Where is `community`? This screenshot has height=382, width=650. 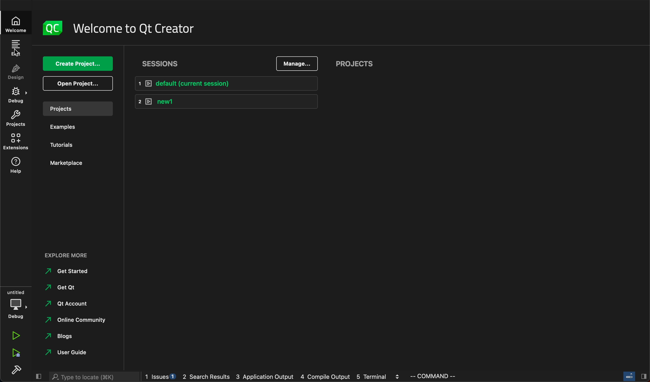 community is located at coordinates (76, 319).